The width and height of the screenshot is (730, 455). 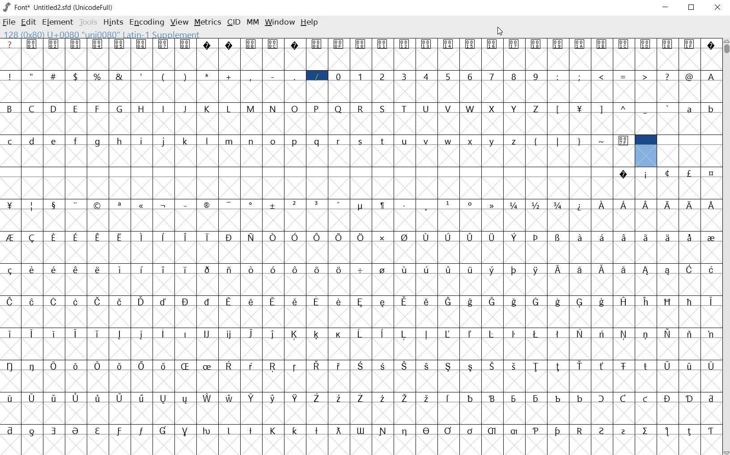 What do you see at coordinates (251, 108) in the screenshot?
I see `M` at bounding box center [251, 108].